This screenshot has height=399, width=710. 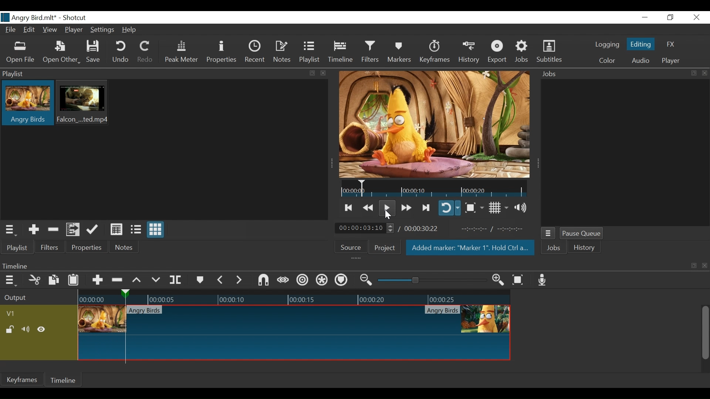 What do you see at coordinates (321, 280) in the screenshot?
I see `Ripple all tracks` at bounding box center [321, 280].